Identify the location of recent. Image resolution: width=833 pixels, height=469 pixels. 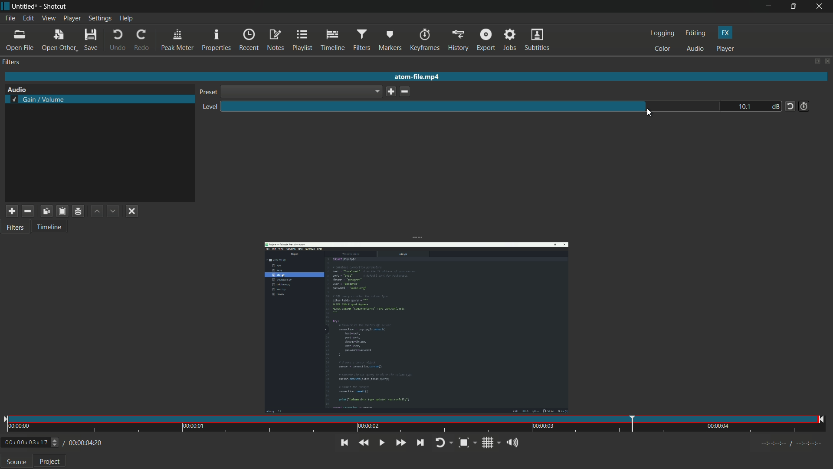
(249, 40).